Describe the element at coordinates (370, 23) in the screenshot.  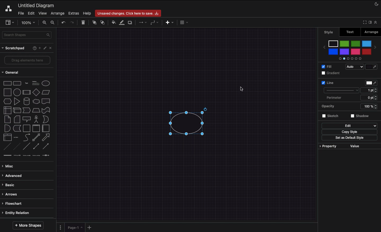
I see `Format` at that location.